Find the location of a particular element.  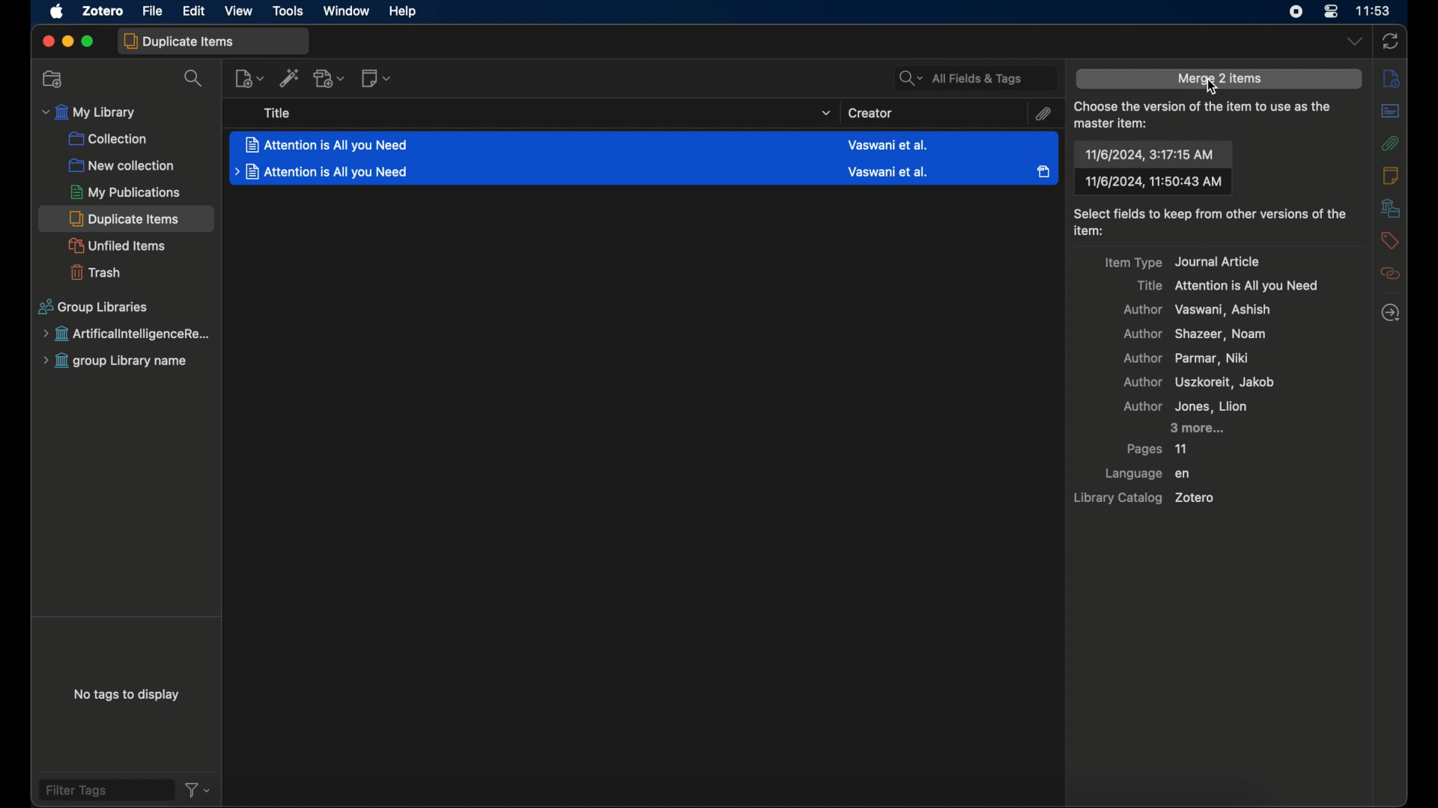

author uszkoreit, jakob is located at coordinates (1201, 382).